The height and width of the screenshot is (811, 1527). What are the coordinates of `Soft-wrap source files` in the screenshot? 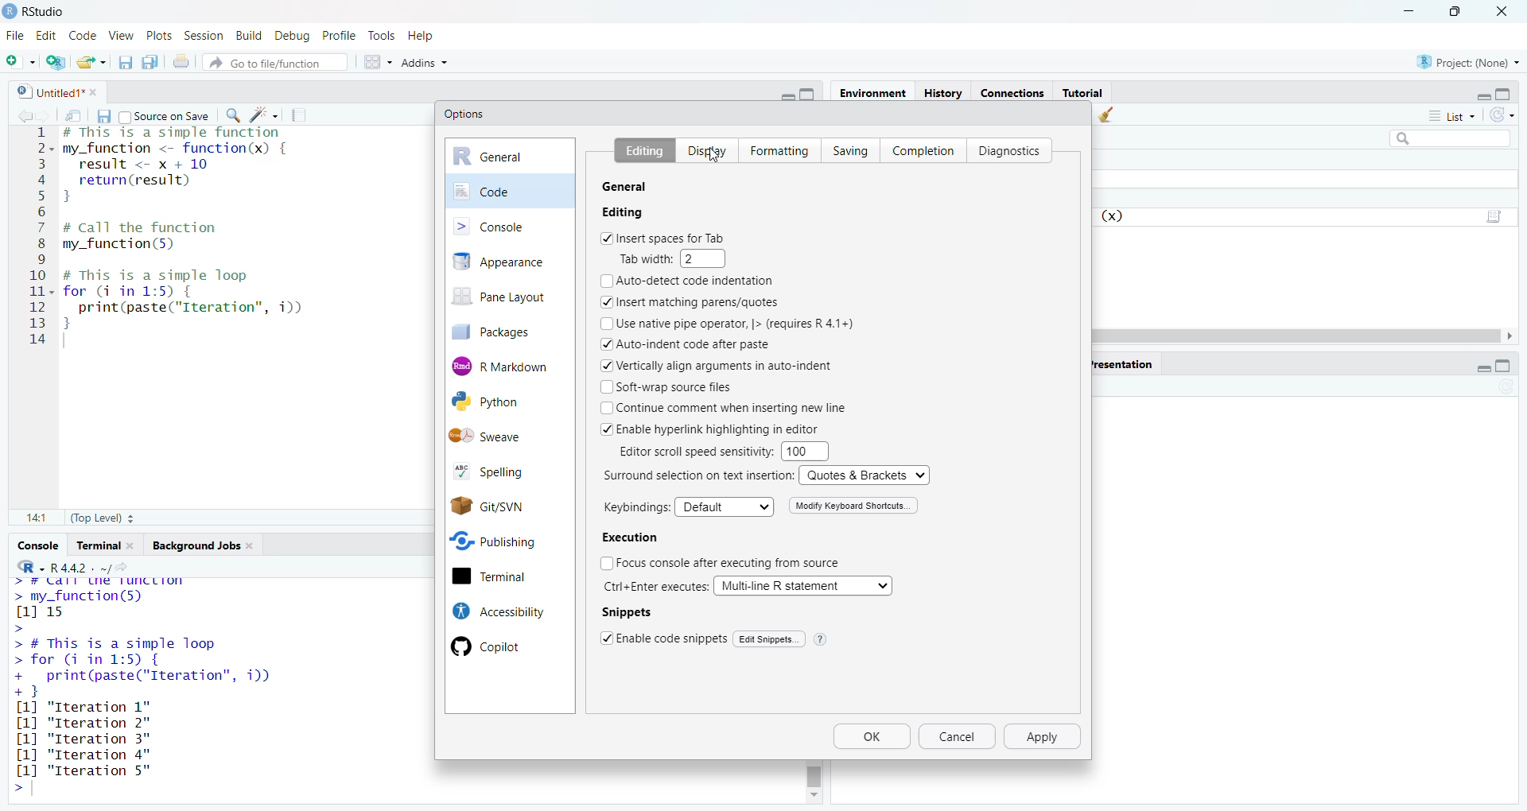 It's located at (673, 386).